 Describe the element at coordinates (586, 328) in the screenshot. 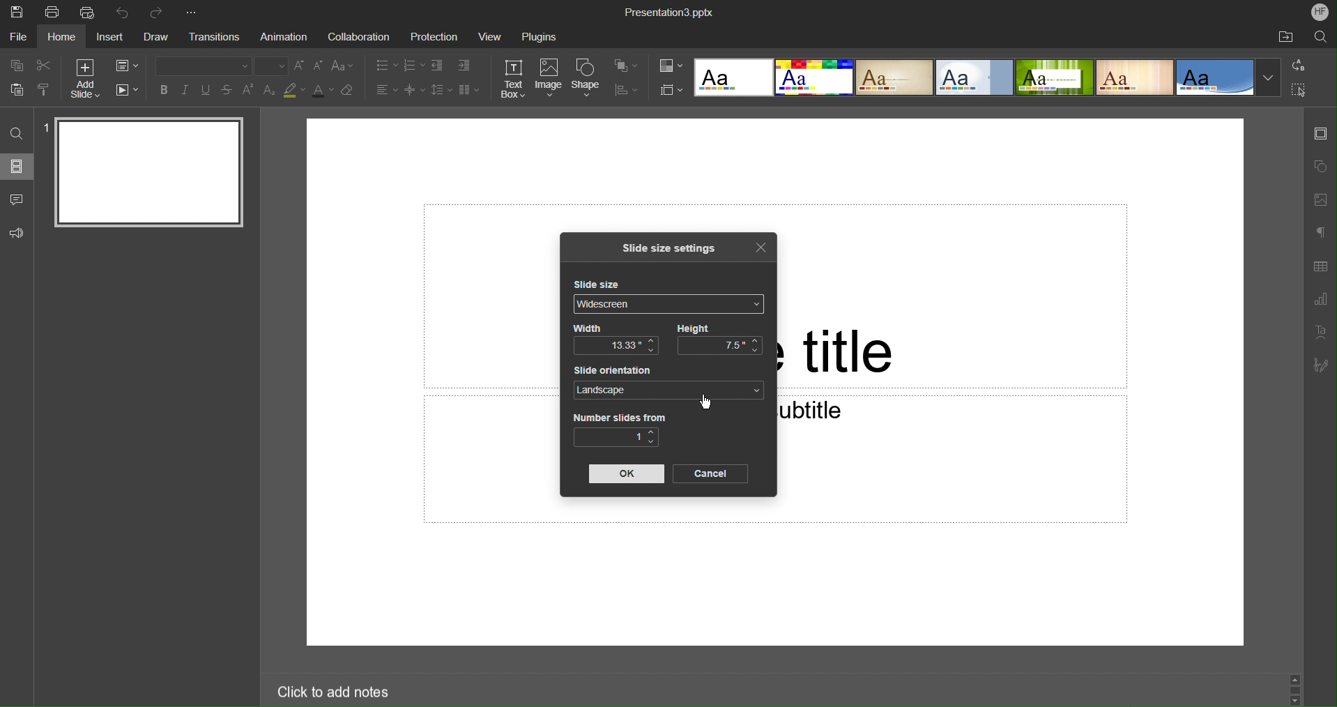

I see `Width` at that location.